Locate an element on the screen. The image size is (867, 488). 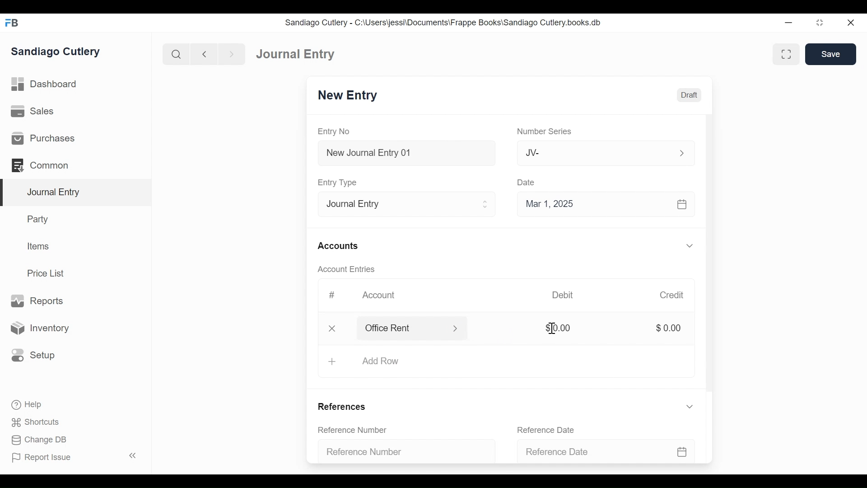
toggle between form and full width is located at coordinates (788, 55).